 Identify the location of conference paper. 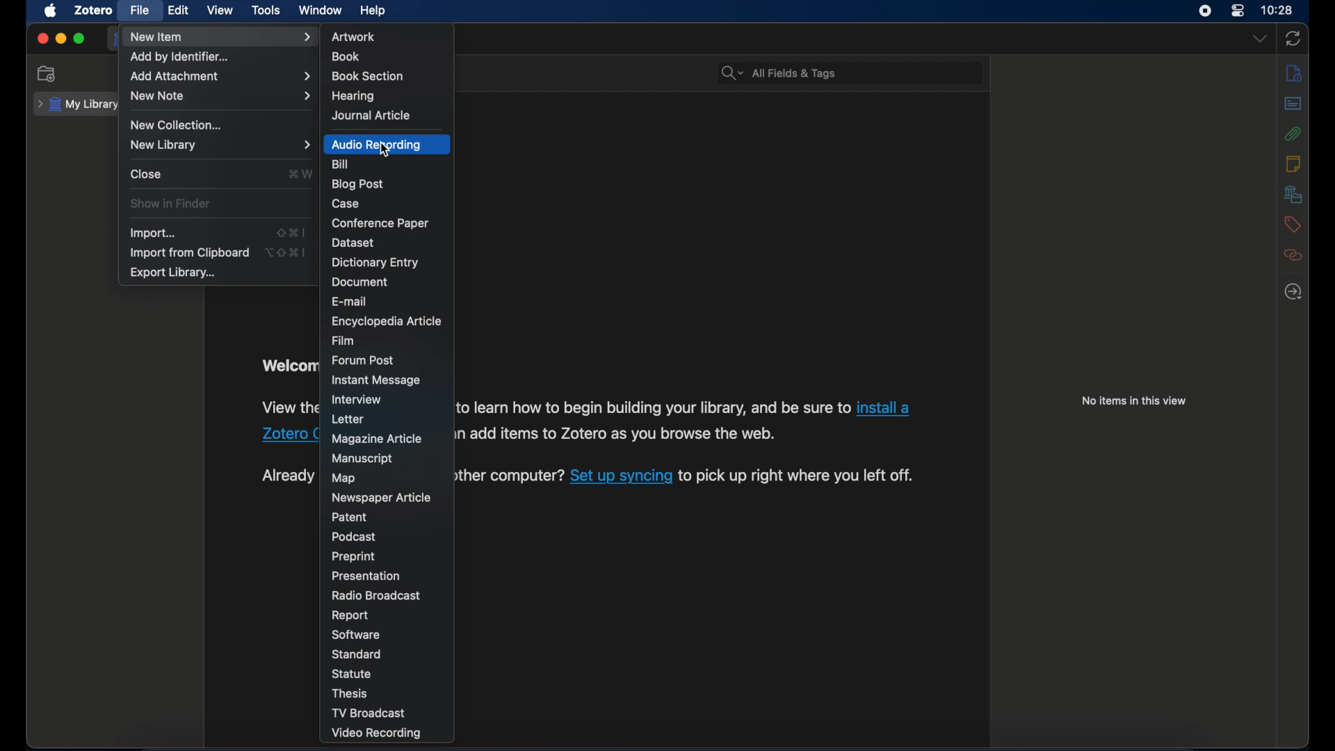
(380, 223).